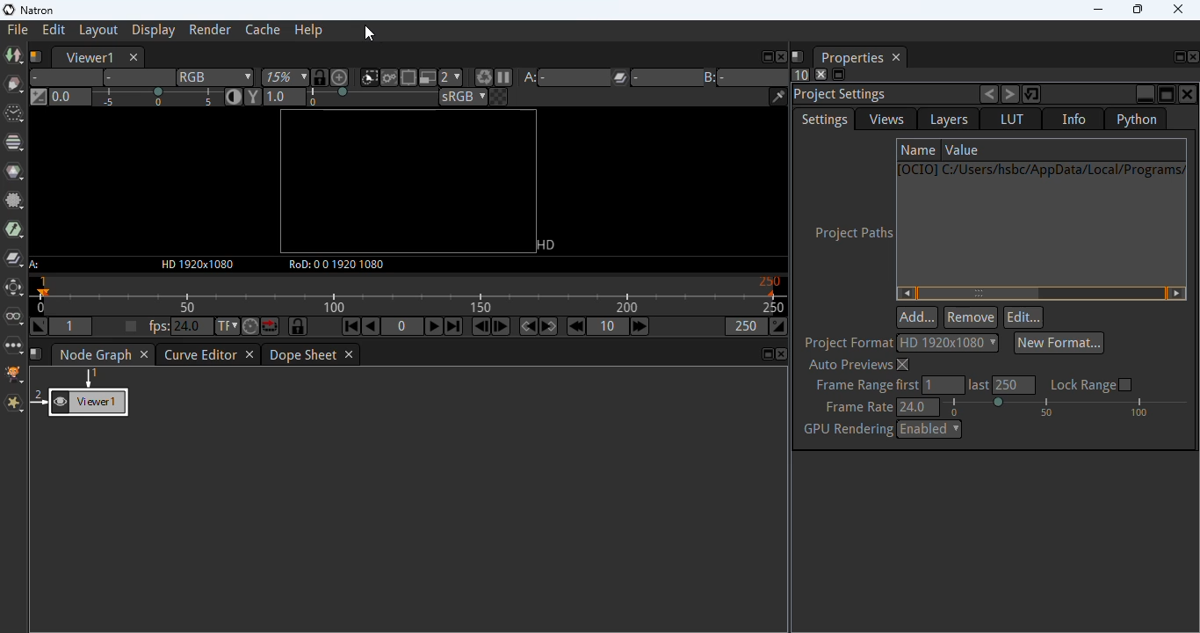 The width and height of the screenshot is (1200, 633). I want to click on Extra, so click(13, 404).